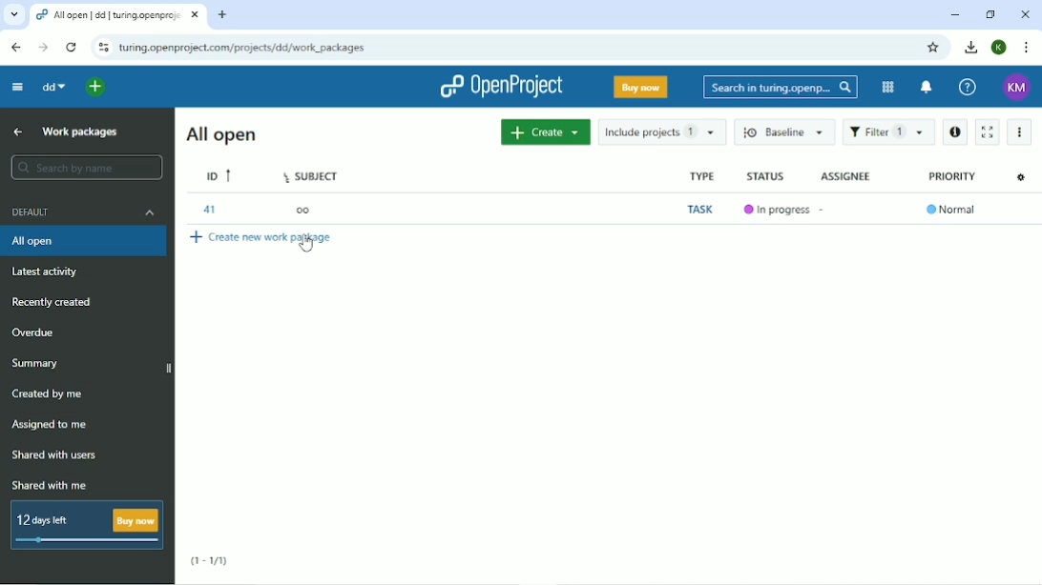  I want to click on Current tab, so click(118, 15).